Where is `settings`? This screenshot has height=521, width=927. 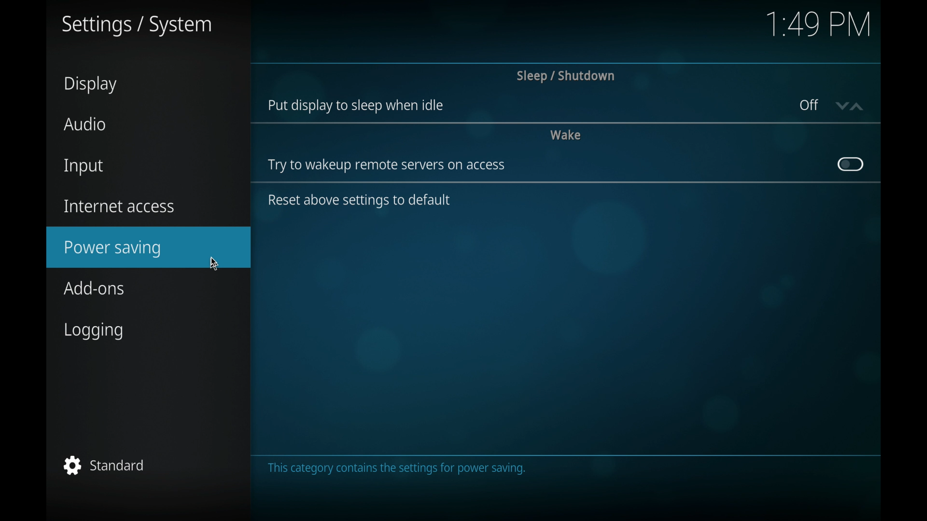
settings is located at coordinates (137, 26).